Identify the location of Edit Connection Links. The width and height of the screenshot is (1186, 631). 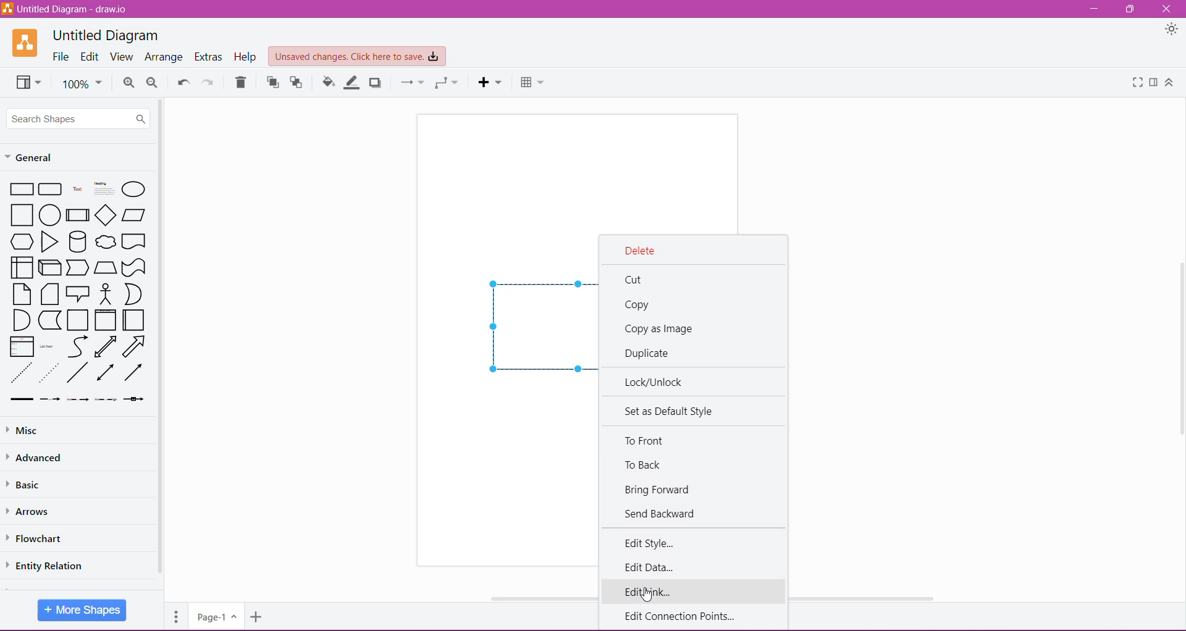
(687, 616).